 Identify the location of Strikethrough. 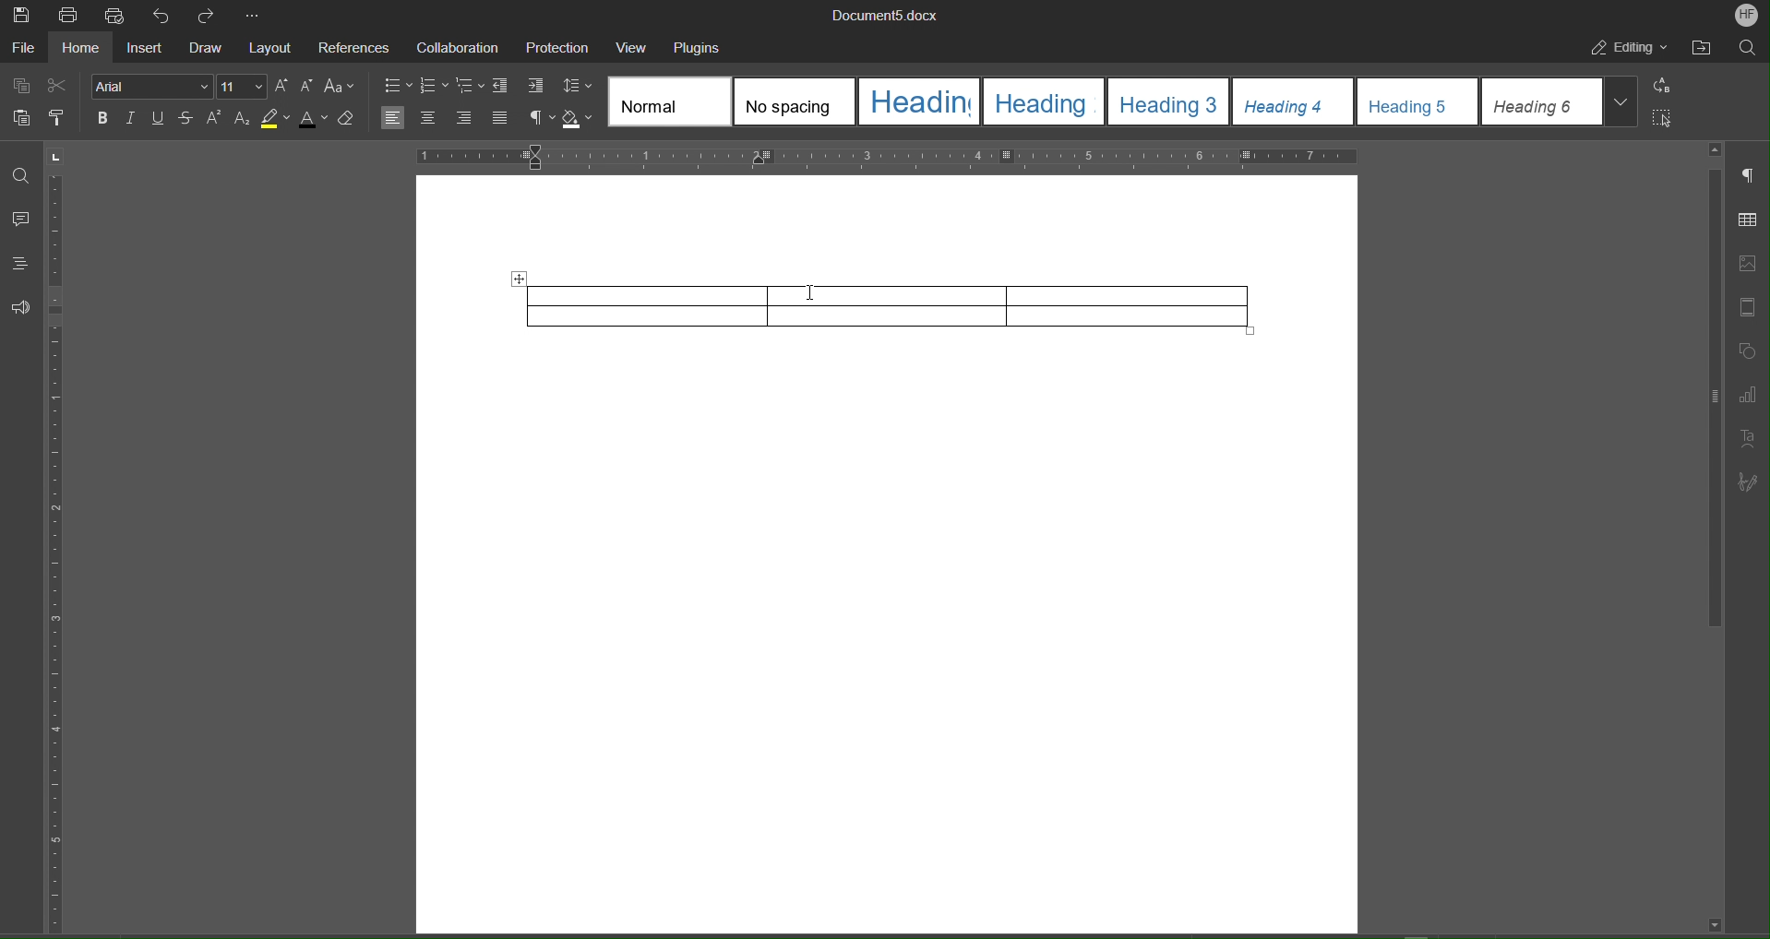
(187, 119).